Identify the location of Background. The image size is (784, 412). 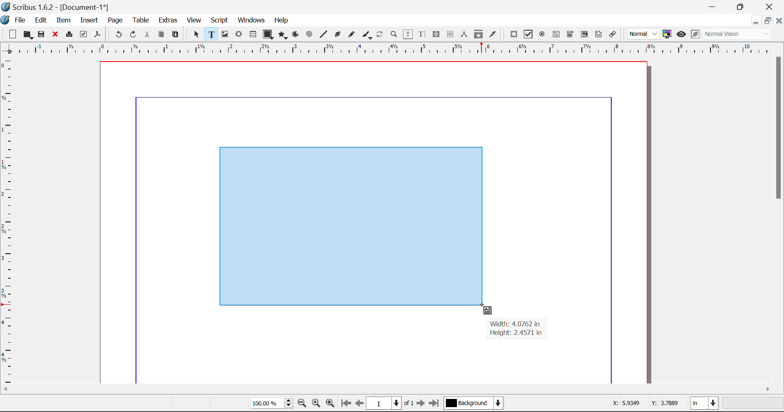
(474, 404).